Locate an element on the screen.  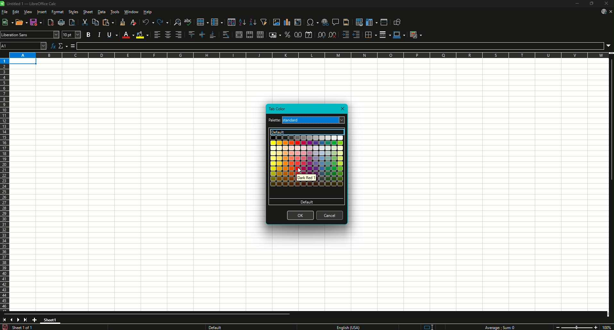
Align Bottom is located at coordinates (213, 35).